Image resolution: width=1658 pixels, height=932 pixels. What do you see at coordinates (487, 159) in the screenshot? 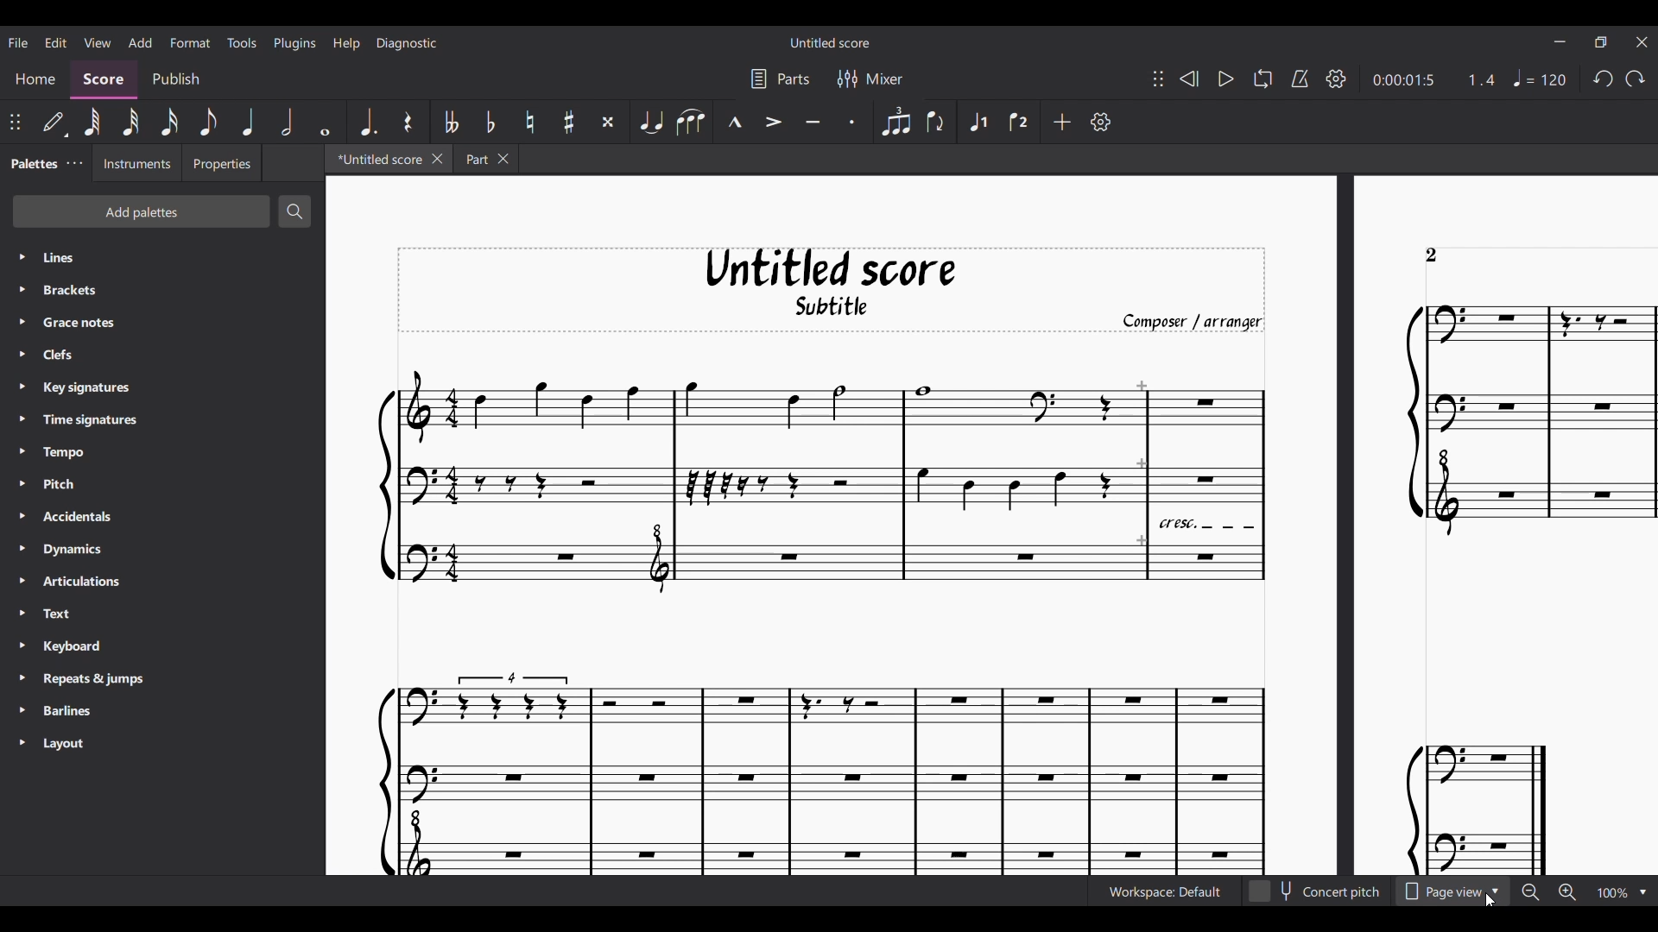
I see `Earlier tab` at bounding box center [487, 159].